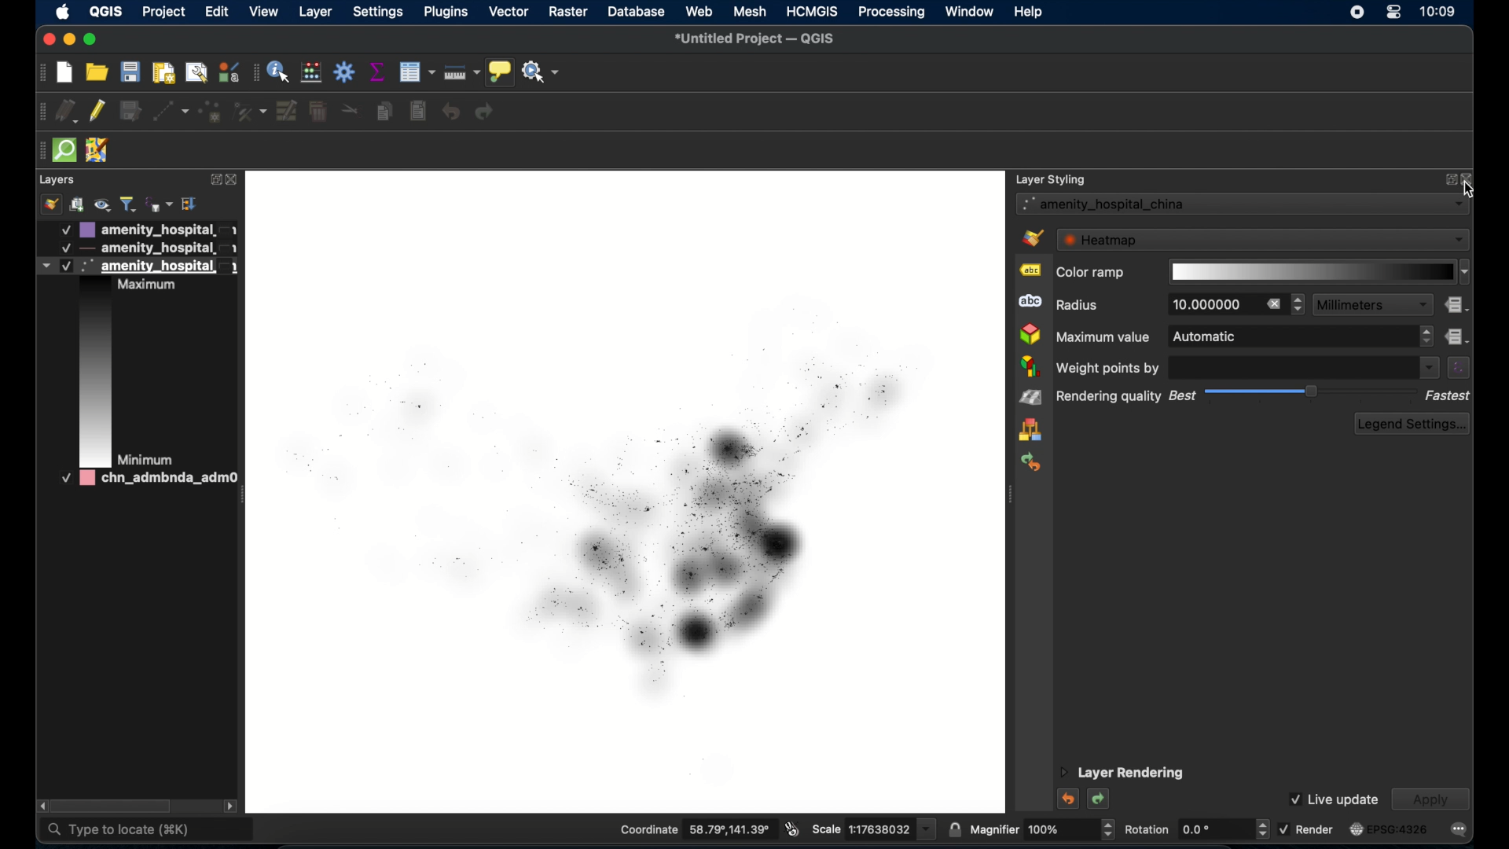  Describe the element at coordinates (96, 72) in the screenshot. I see `open project` at that location.